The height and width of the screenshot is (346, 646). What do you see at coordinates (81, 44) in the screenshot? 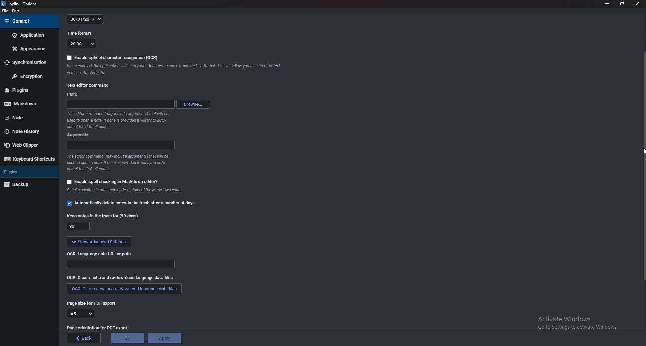
I see `20:30` at bounding box center [81, 44].